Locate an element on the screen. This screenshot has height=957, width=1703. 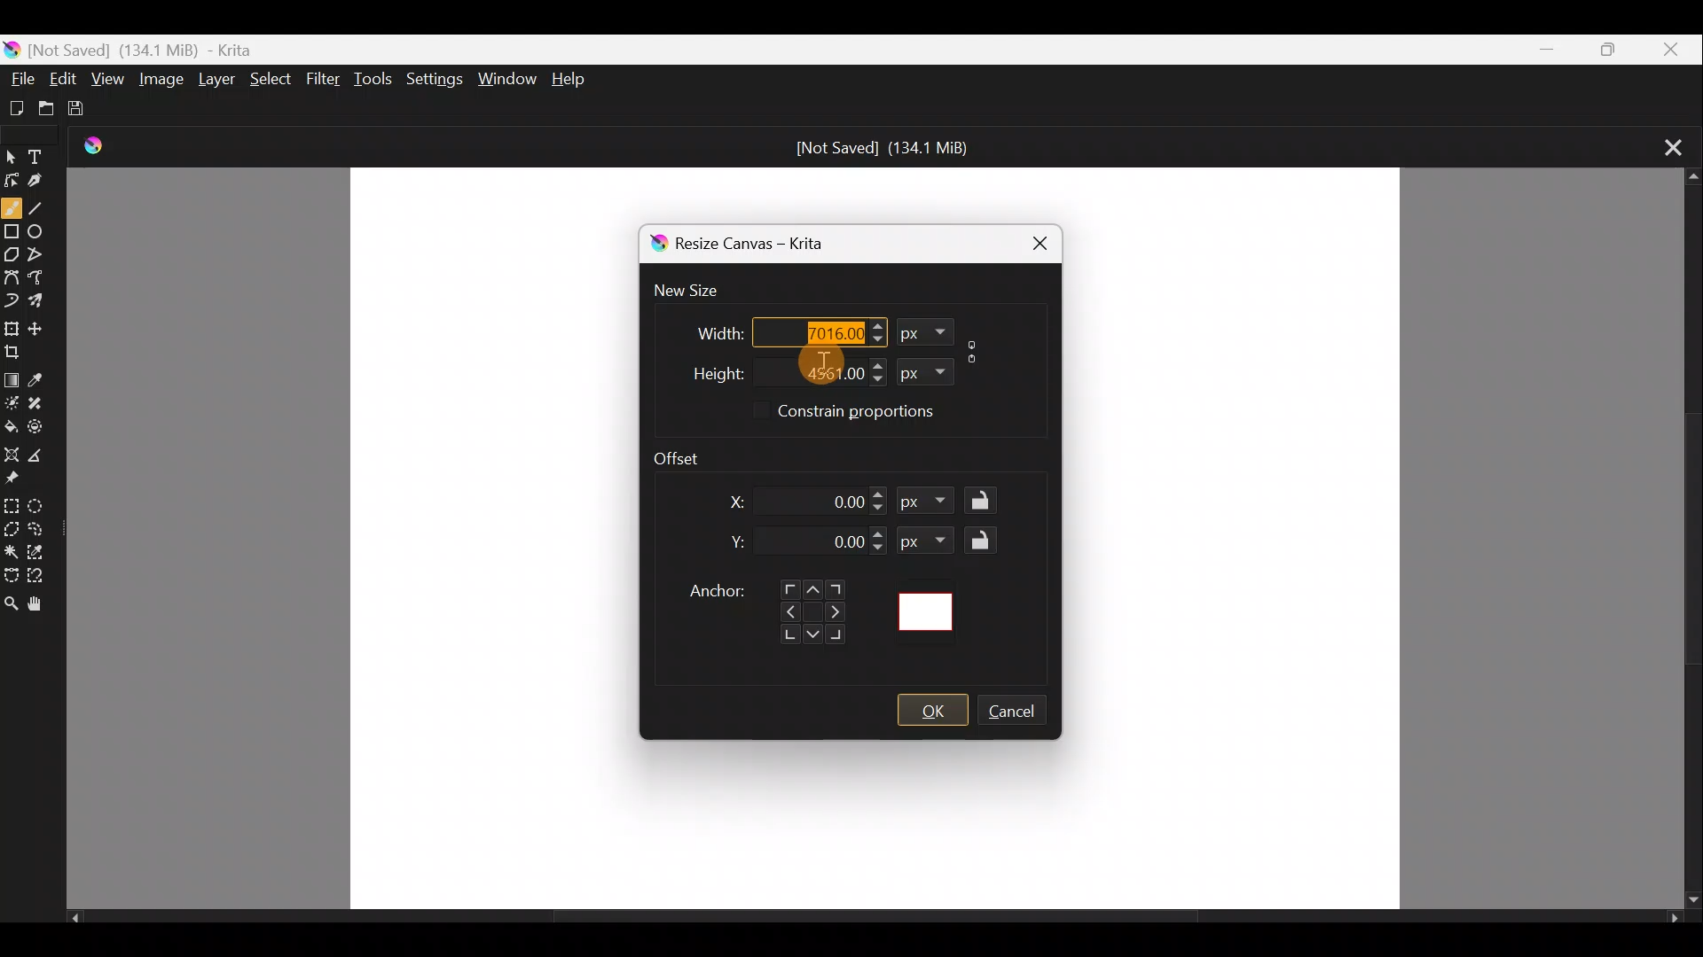
Decrease height is located at coordinates (877, 380).